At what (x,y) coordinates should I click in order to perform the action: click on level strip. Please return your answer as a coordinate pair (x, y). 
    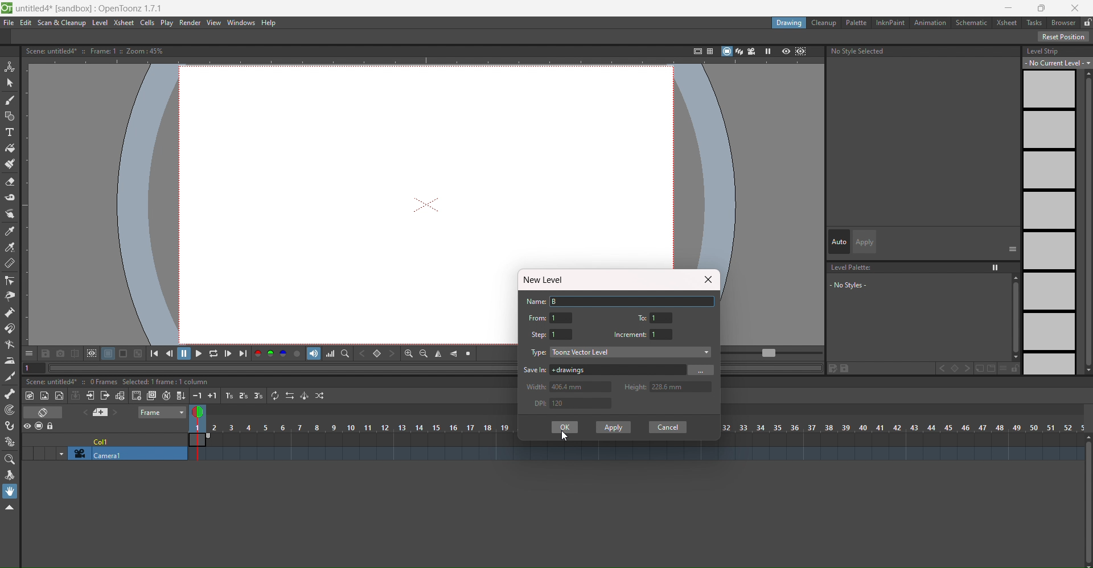
    Looking at the image, I should click on (1043, 51).